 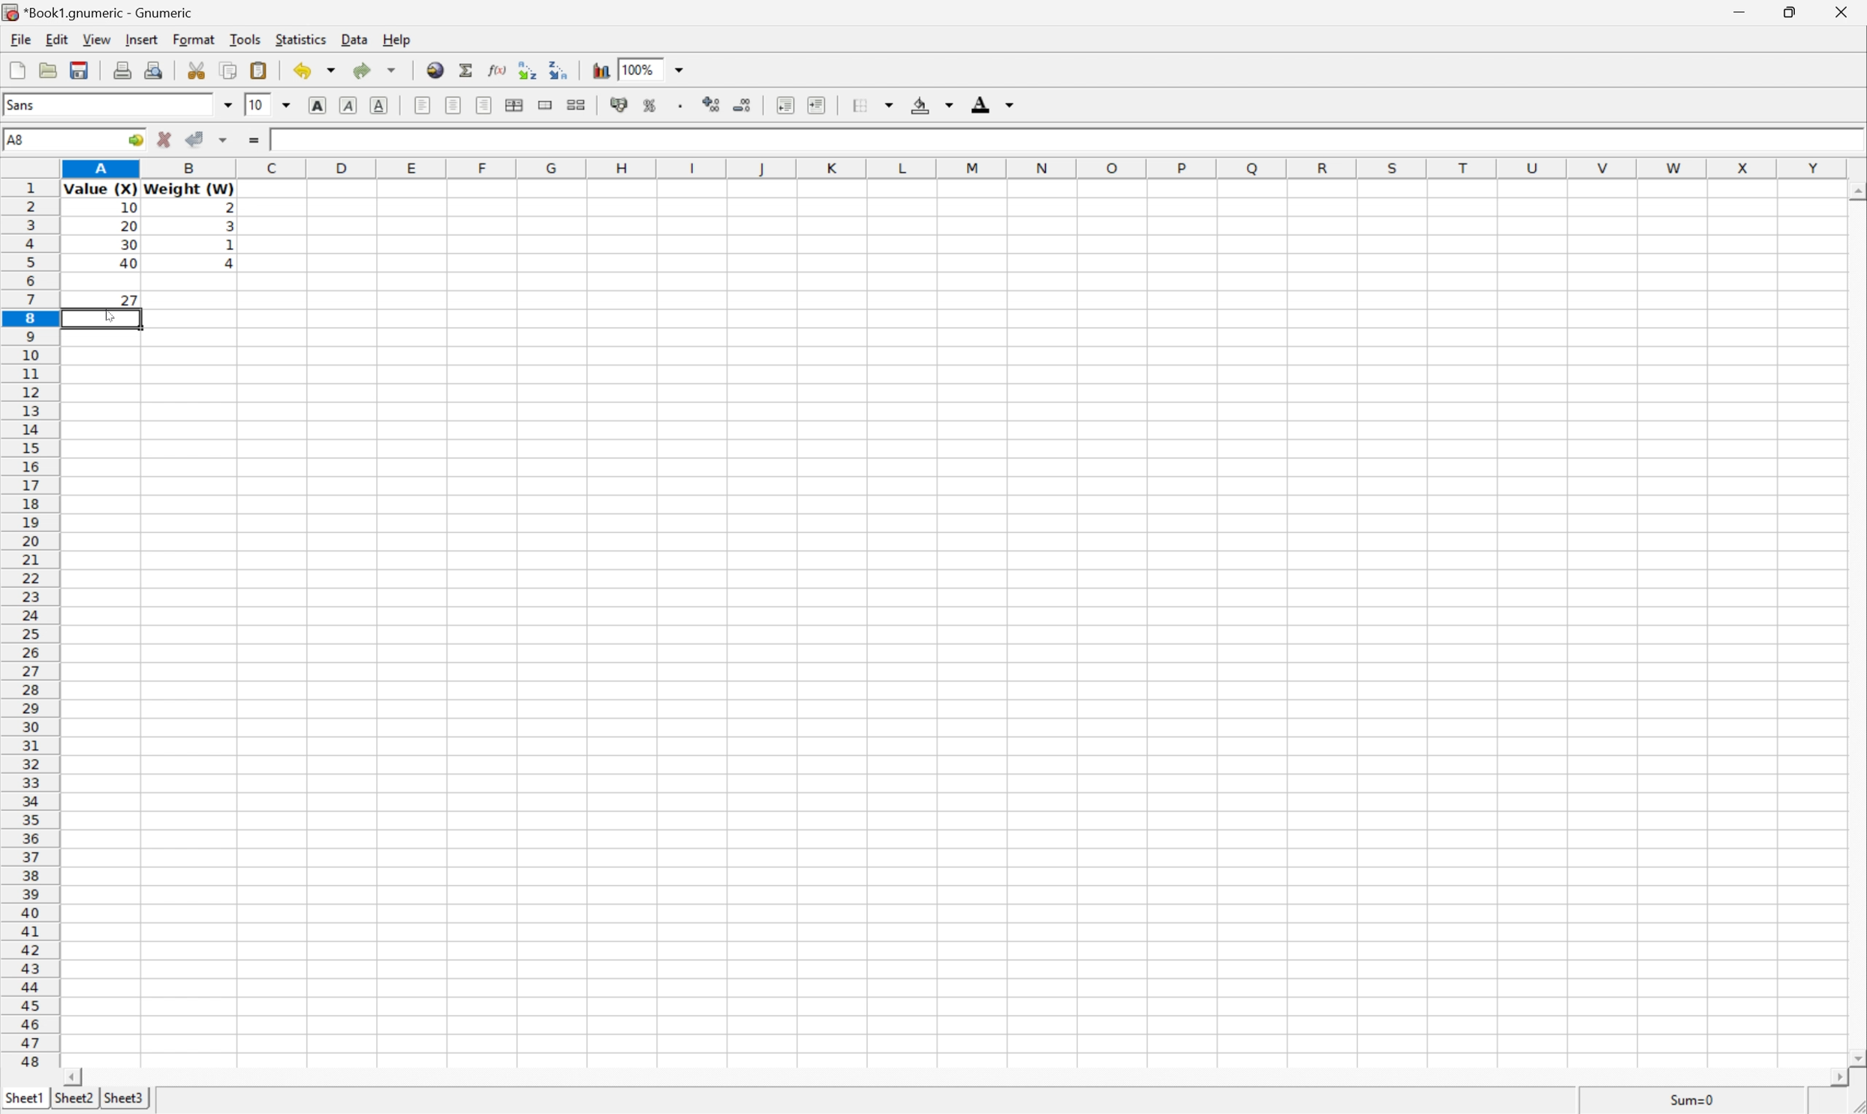 I want to click on File, so click(x=19, y=40).